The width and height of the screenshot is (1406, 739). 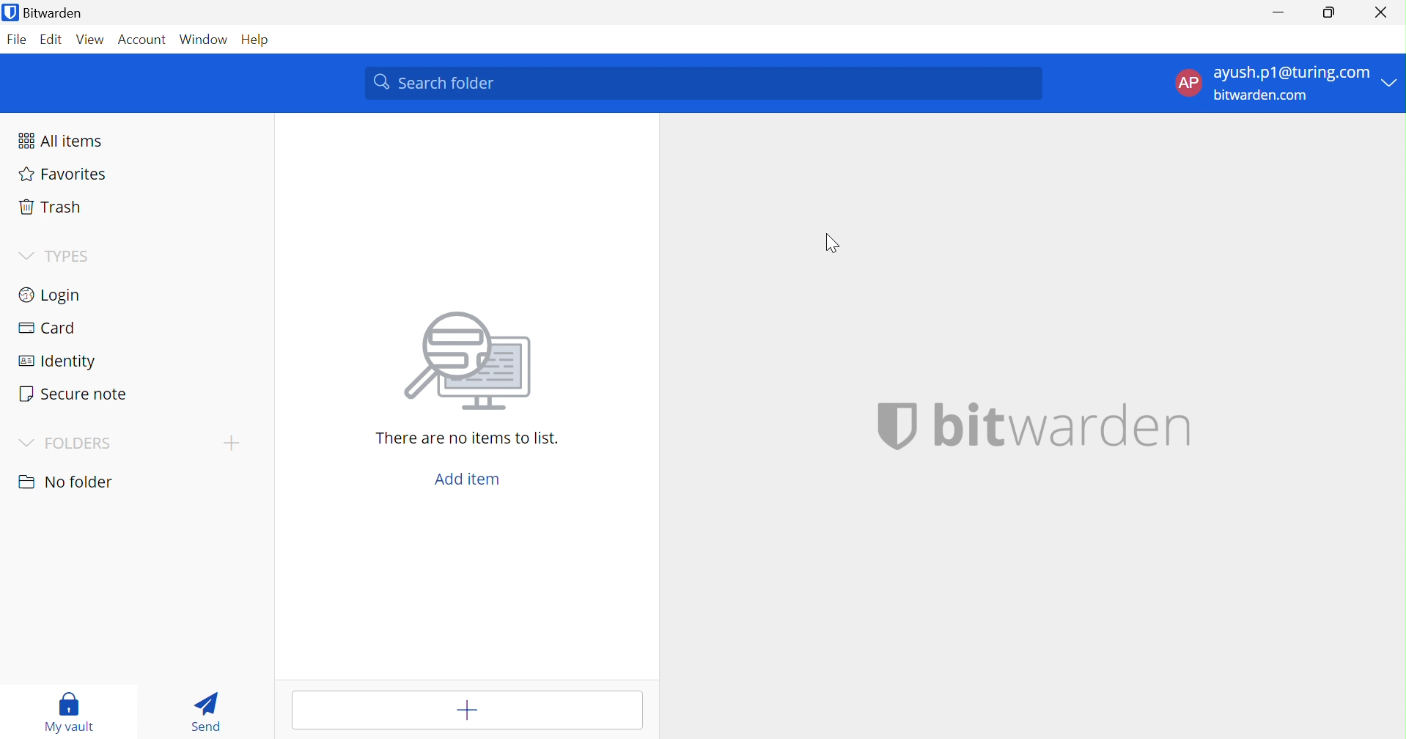 What do you see at coordinates (835, 242) in the screenshot?
I see `Cursor` at bounding box center [835, 242].